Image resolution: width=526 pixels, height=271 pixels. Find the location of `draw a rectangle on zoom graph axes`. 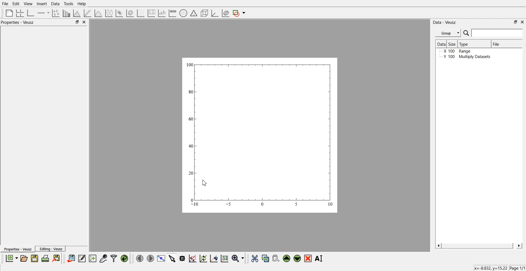

draw a rectangle on zoom graph axes is located at coordinates (192, 258).